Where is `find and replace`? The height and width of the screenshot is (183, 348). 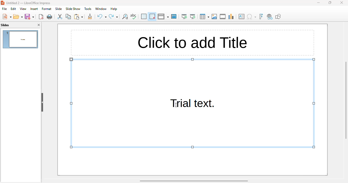
find and replace is located at coordinates (125, 17).